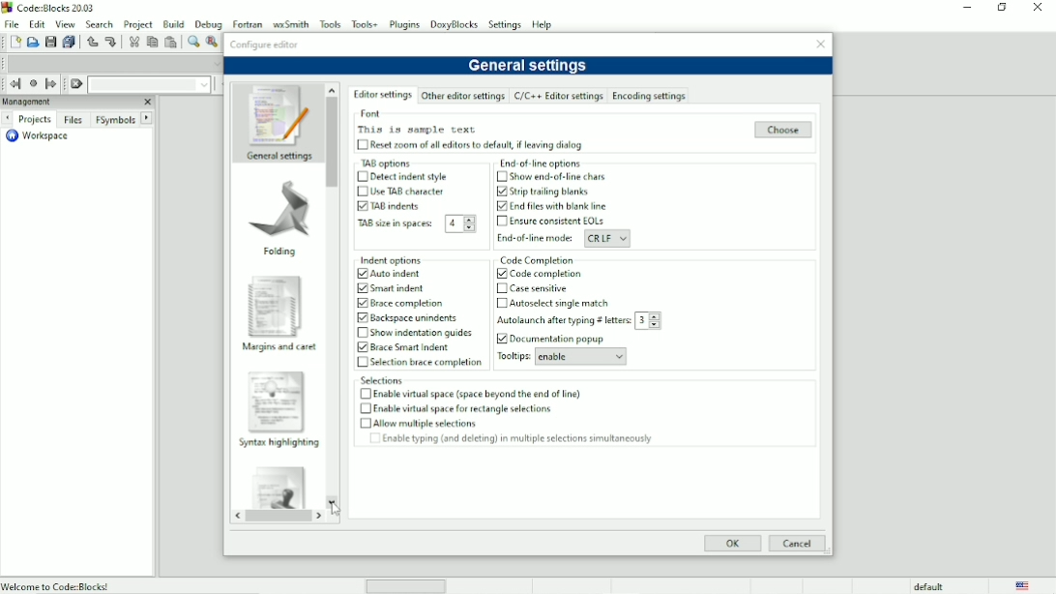  What do you see at coordinates (37, 24) in the screenshot?
I see `Edit` at bounding box center [37, 24].